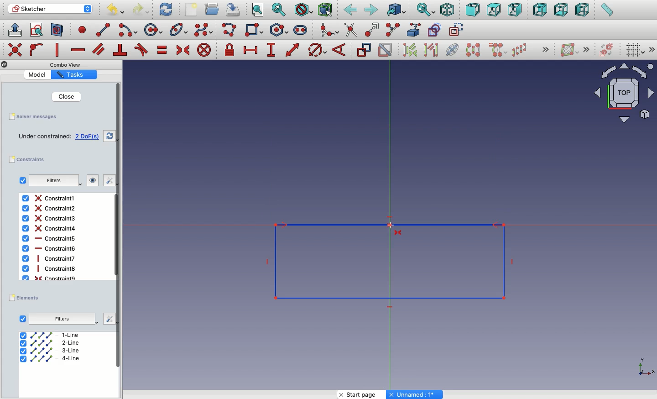  Describe the element at coordinates (53, 278) in the screenshot. I see `Constraint9` at that location.